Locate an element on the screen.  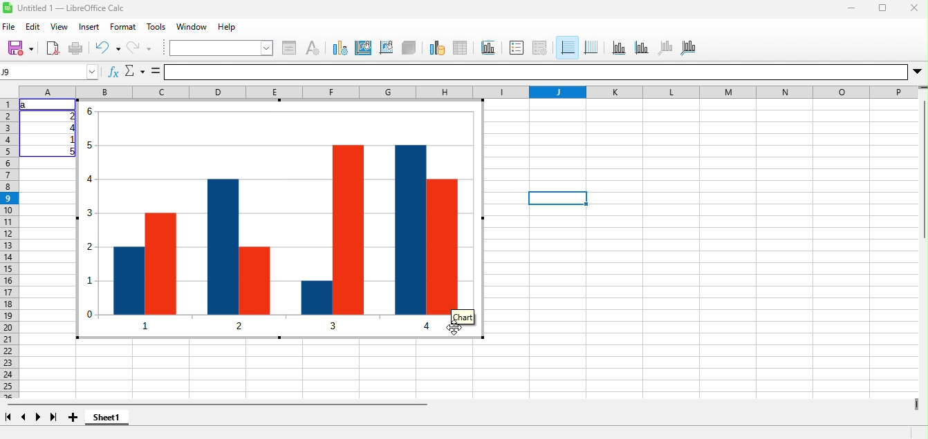
undo is located at coordinates (107, 49).